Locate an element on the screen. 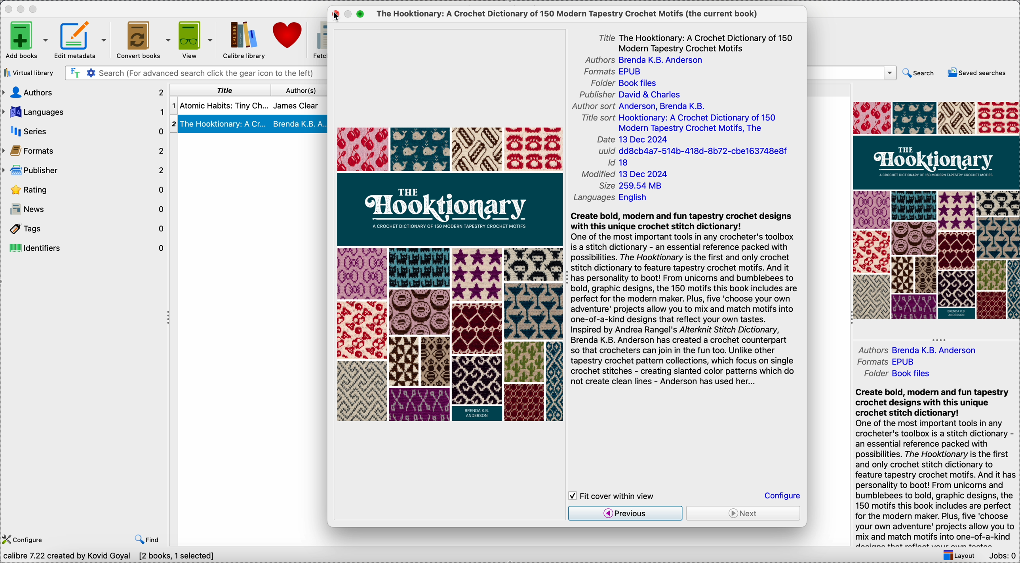  book cover preview is located at coordinates (936, 210).